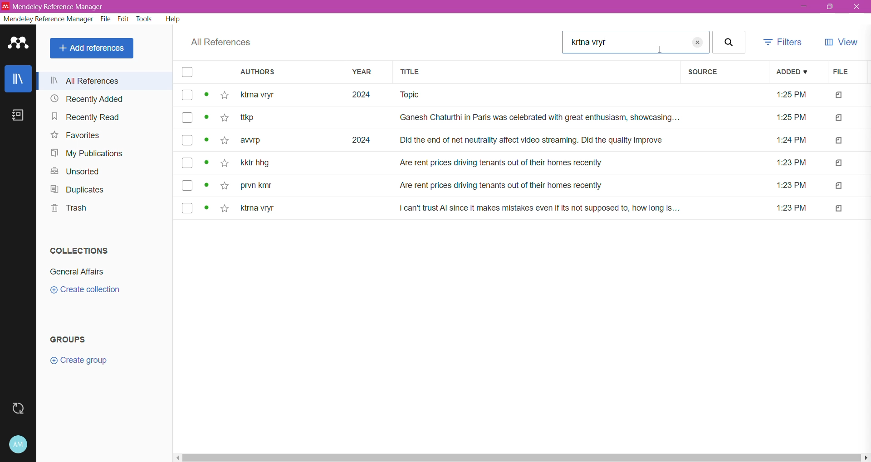  Describe the element at coordinates (207, 117) in the screenshot. I see `view status of the file` at that location.